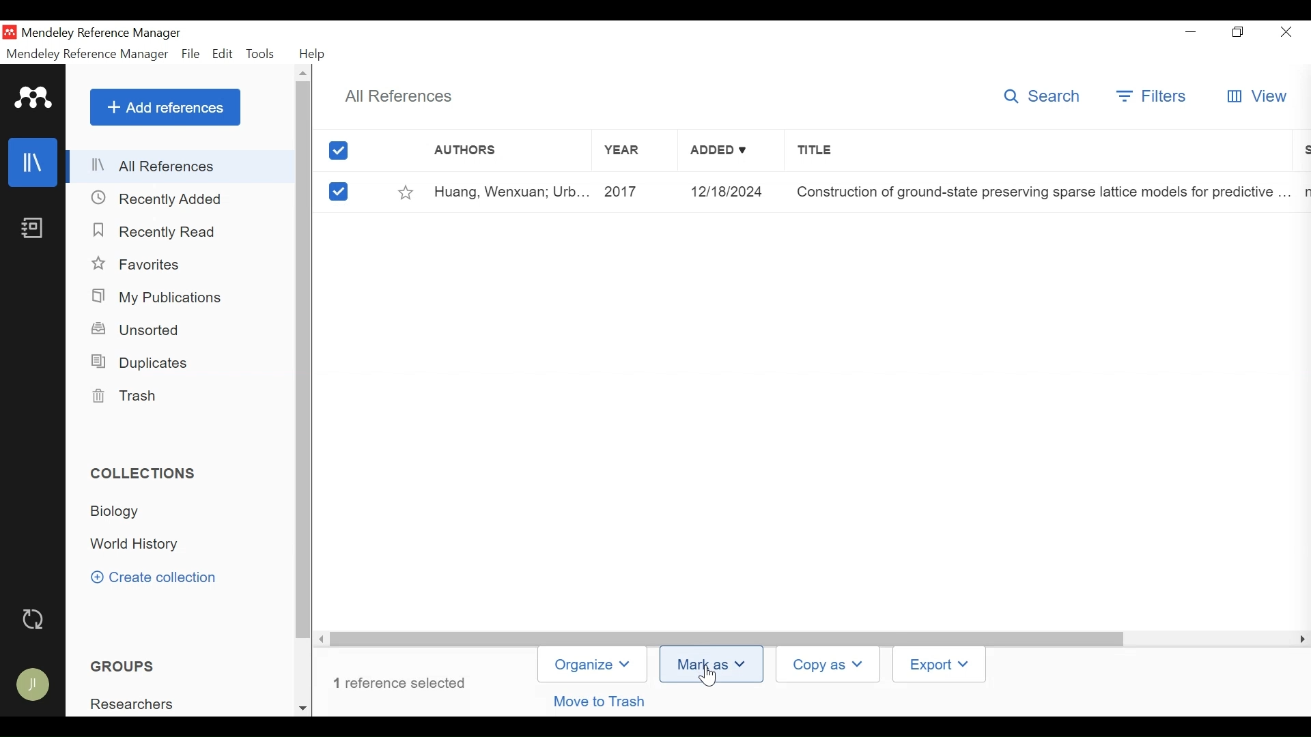 This screenshot has height=737, width=1311. Describe the element at coordinates (181, 167) in the screenshot. I see `All References` at that location.